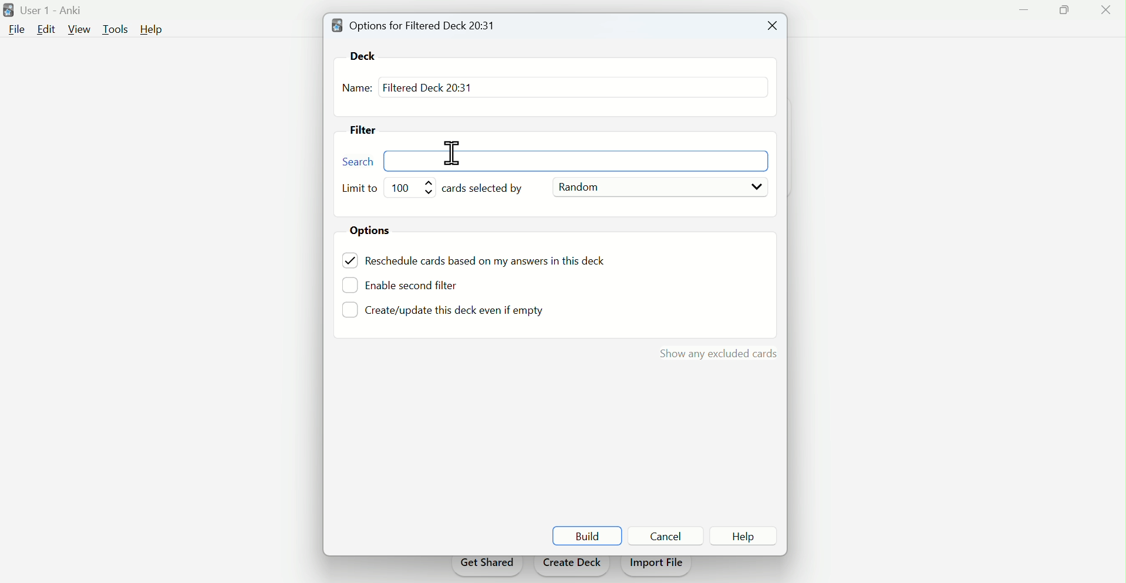  Describe the element at coordinates (489, 189) in the screenshot. I see `Cards selected by` at that location.